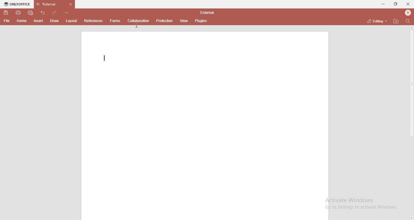  What do you see at coordinates (382, 4) in the screenshot?
I see `minimise` at bounding box center [382, 4].